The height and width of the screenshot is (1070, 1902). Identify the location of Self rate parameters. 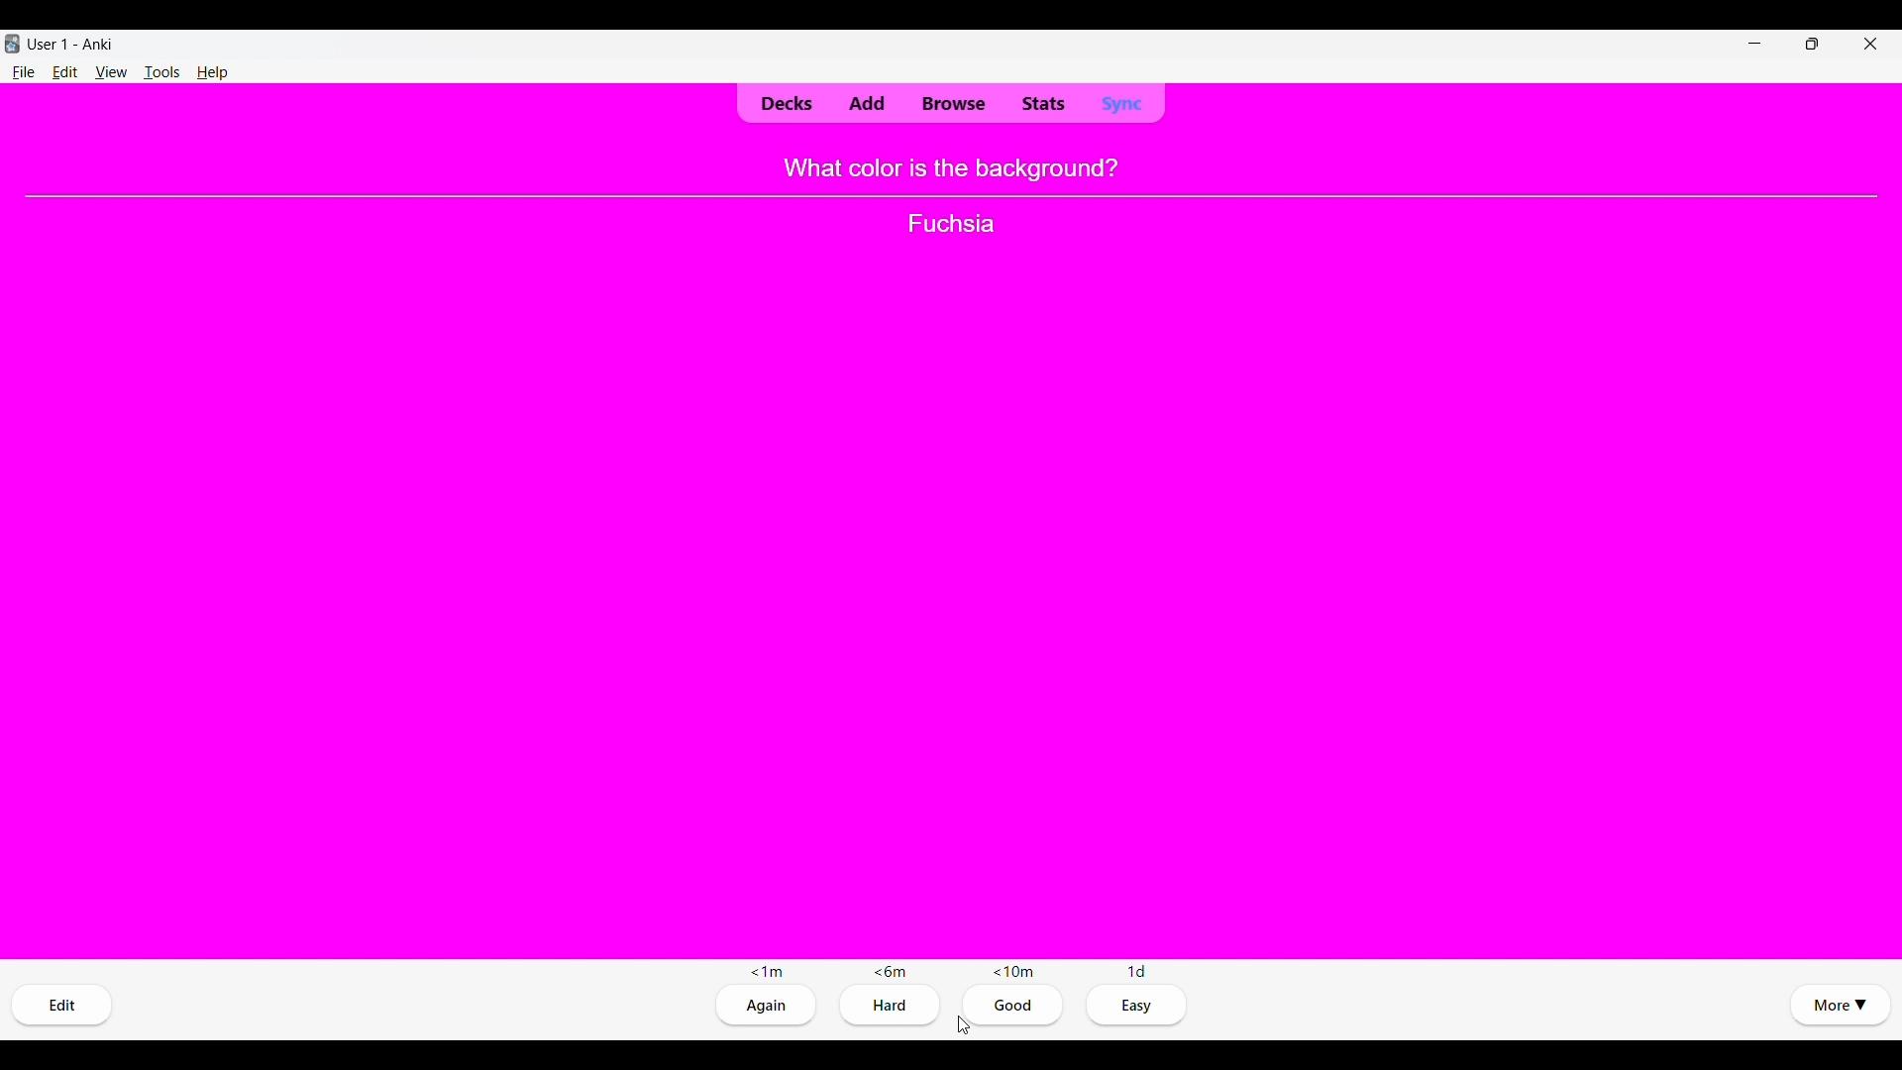
(948, 971).